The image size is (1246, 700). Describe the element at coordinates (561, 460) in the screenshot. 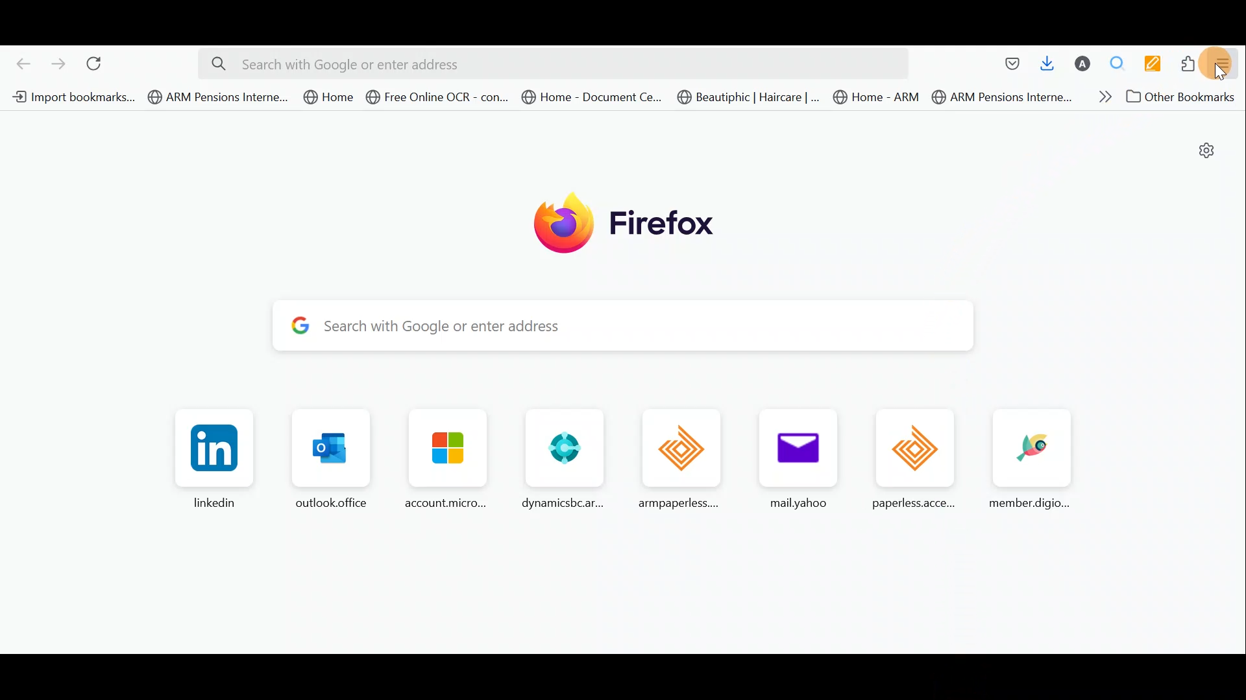

I see `dynamicsbc.ar...` at that location.